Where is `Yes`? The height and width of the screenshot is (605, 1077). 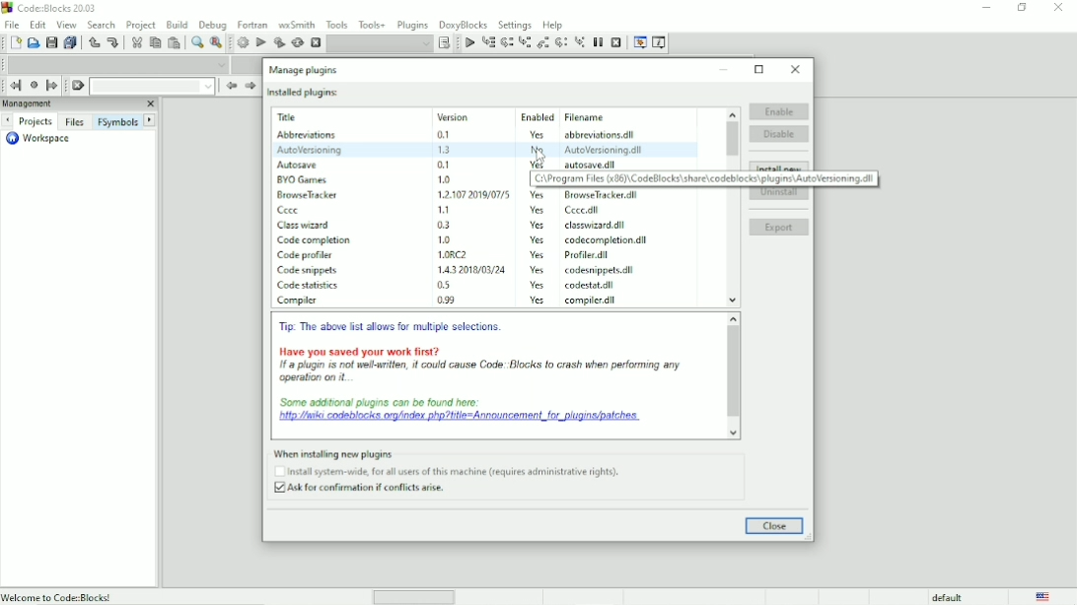 Yes is located at coordinates (538, 225).